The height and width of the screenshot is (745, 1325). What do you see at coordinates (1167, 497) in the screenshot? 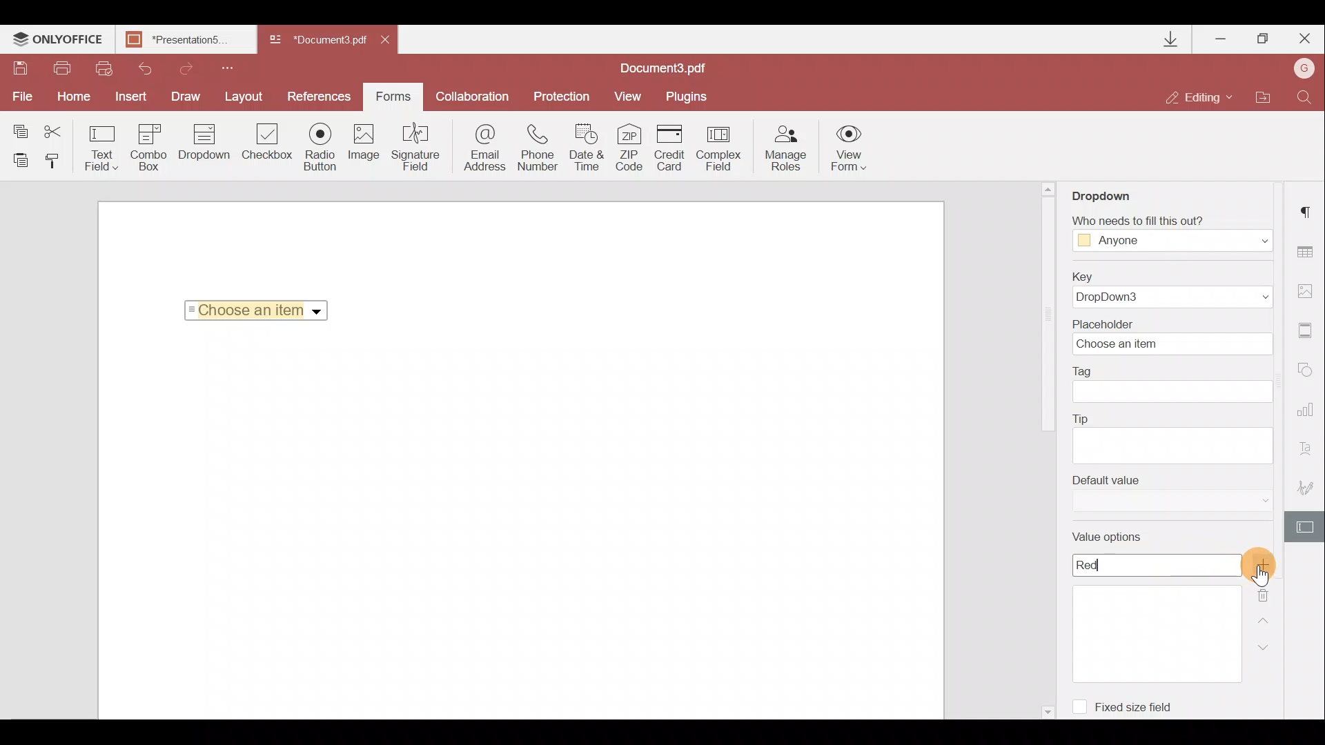
I see `Default value` at bounding box center [1167, 497].